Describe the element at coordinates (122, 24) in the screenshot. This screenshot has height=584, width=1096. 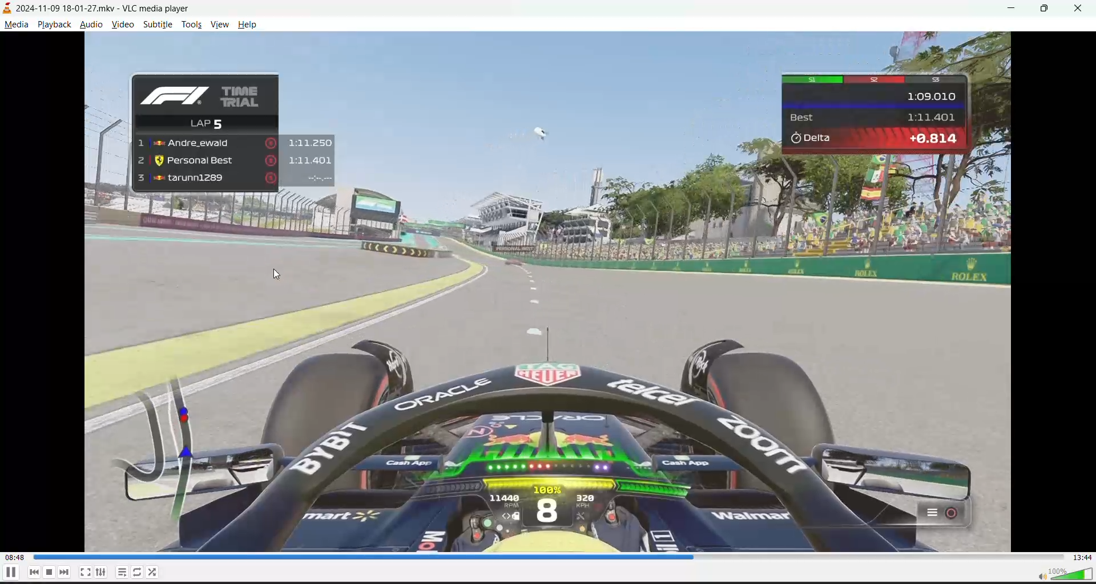
I see `video` at that location.